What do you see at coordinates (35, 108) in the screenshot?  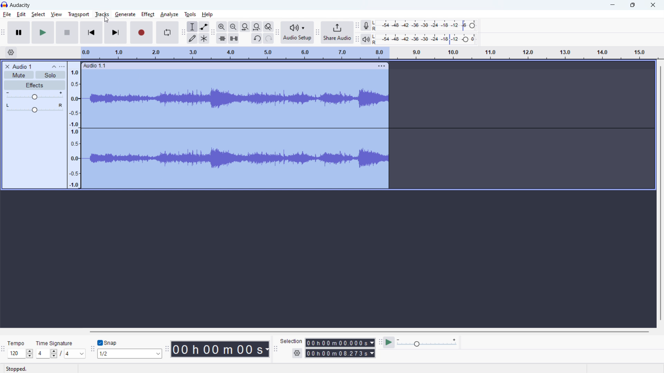 I see `pan` at bounding box center [35, 108].